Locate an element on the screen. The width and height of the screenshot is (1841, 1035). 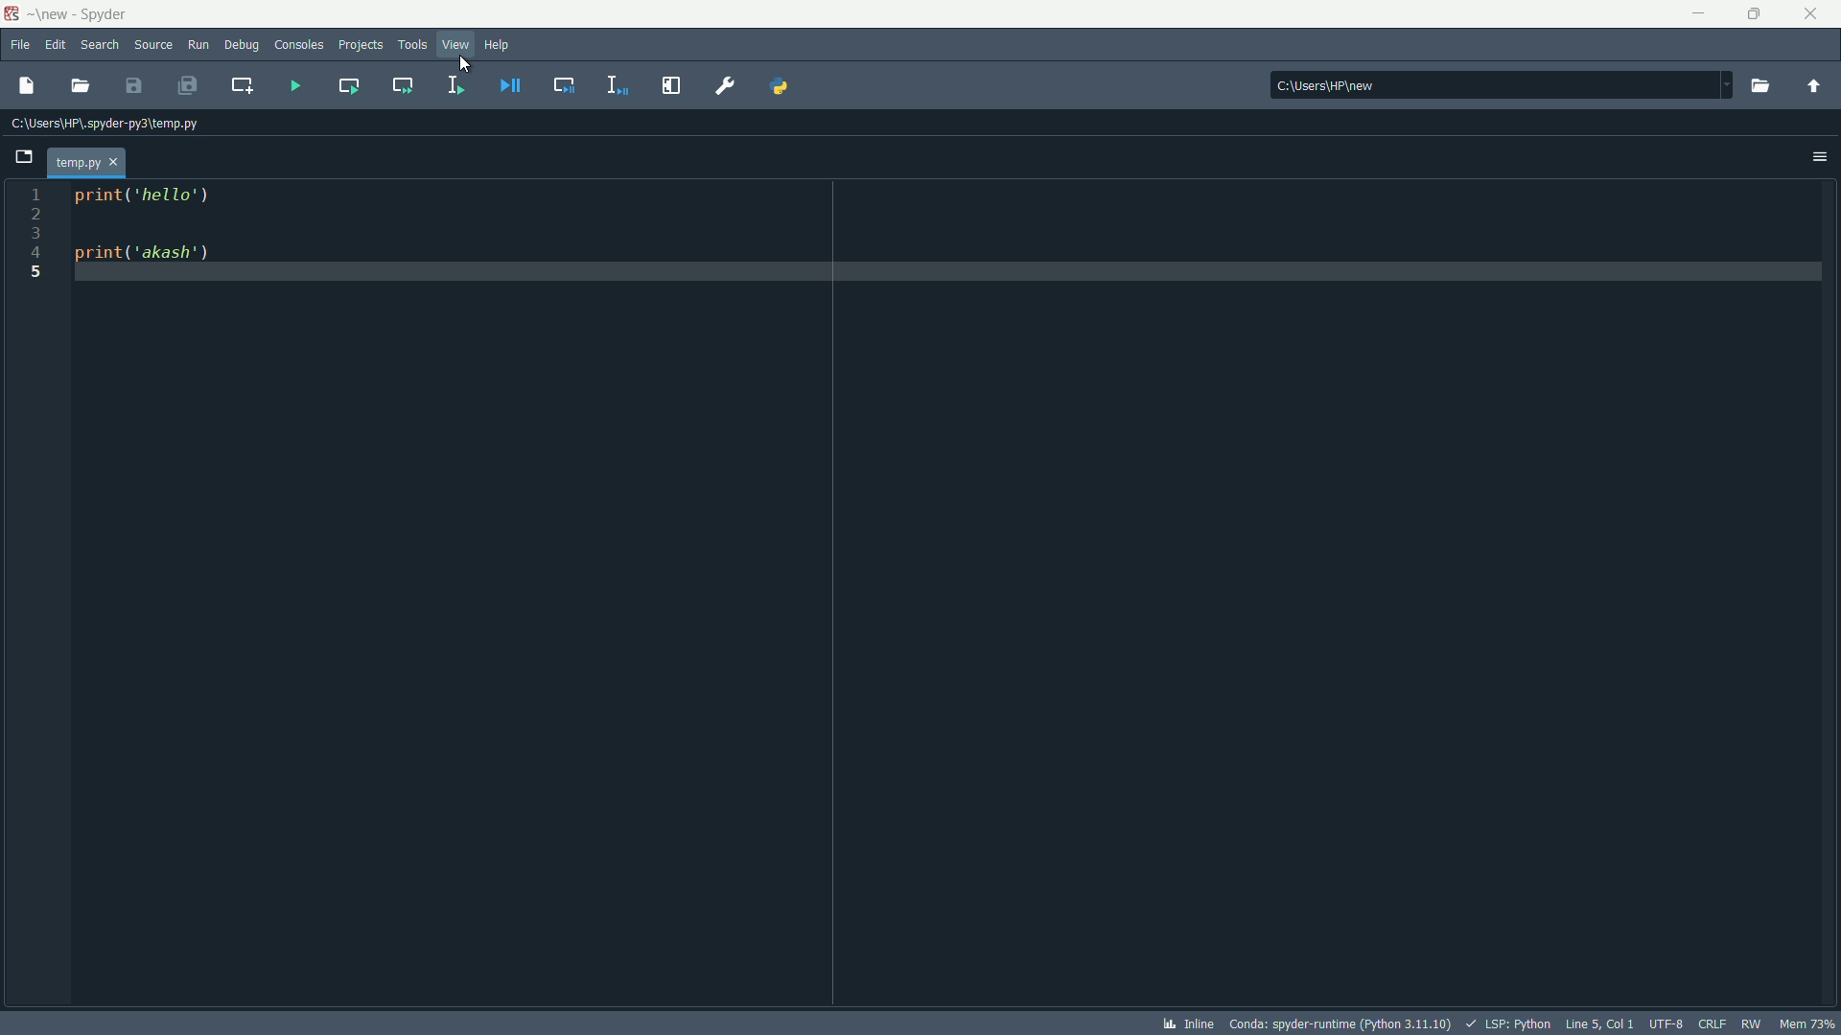
line number is located at coordinates (33, 237).